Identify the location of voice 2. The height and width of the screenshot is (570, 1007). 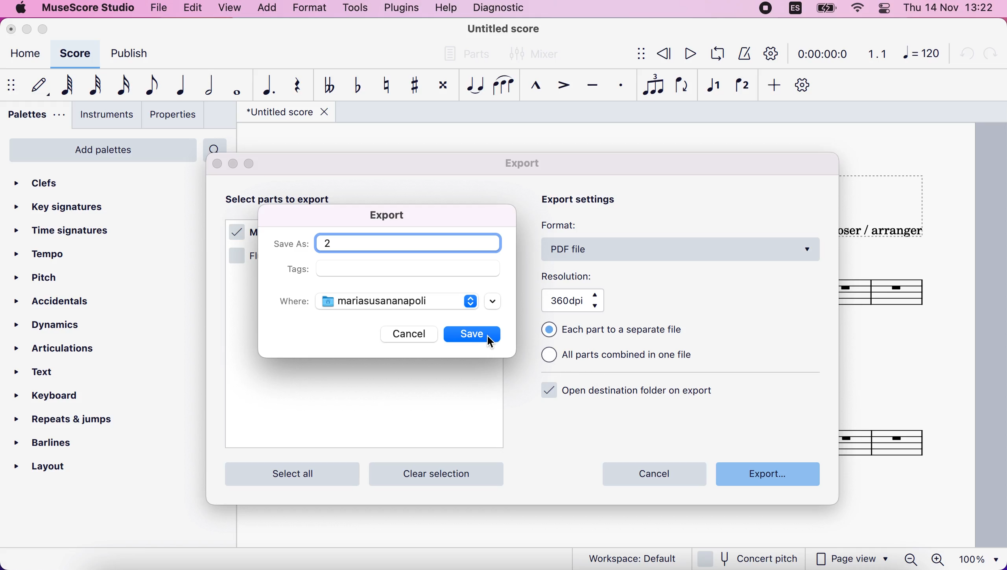
(741, 86).